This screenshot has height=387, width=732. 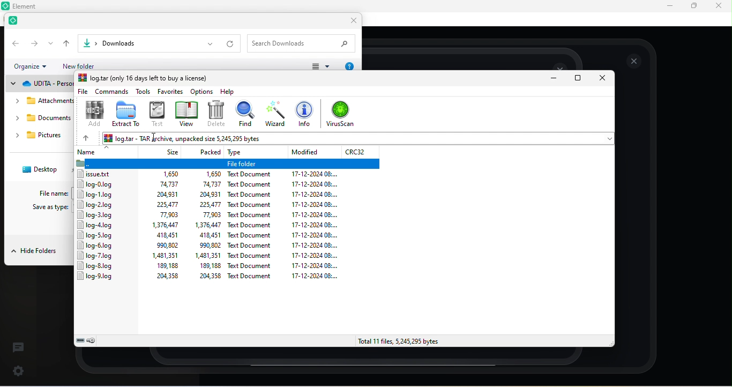 I want to click on log tar(only 16 days left to buy a license), so click(x=146, y=77).